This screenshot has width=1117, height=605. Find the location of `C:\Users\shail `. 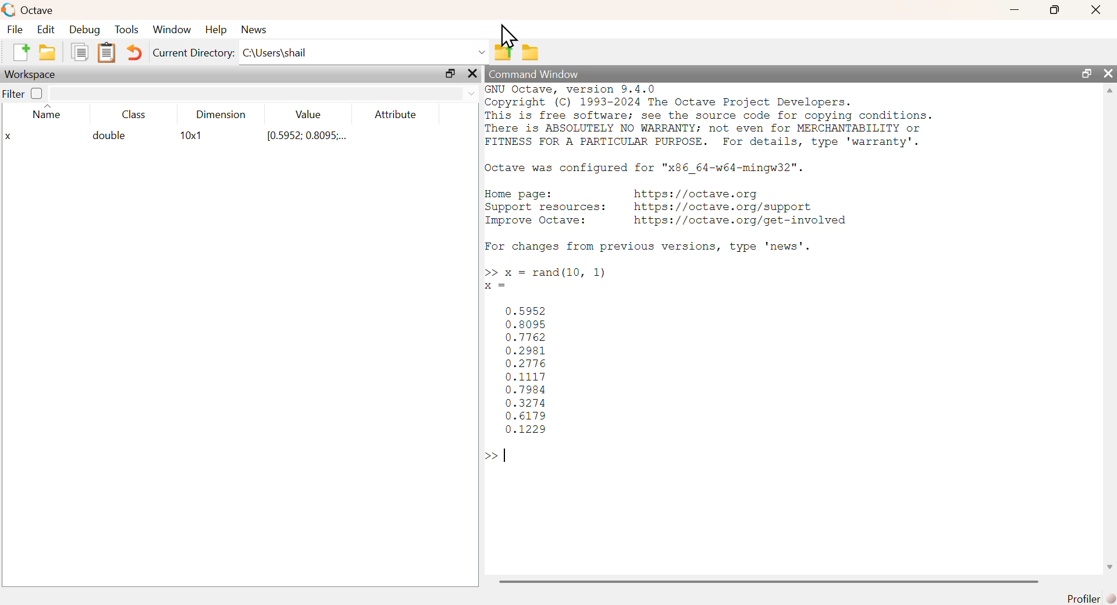

C:\Users\shail  is located at coordinates (364, 49).